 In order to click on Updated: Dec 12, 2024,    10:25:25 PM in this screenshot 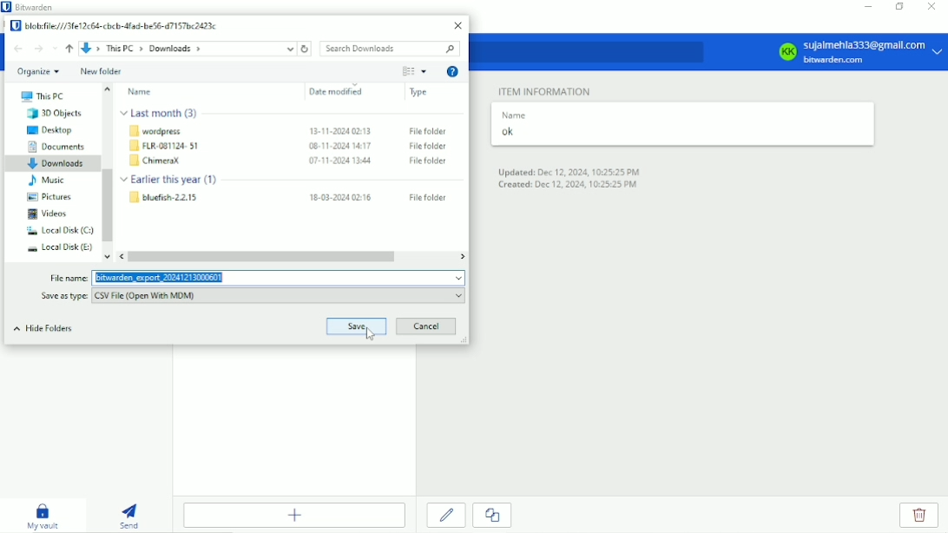, I will do `click(572, 171)`.